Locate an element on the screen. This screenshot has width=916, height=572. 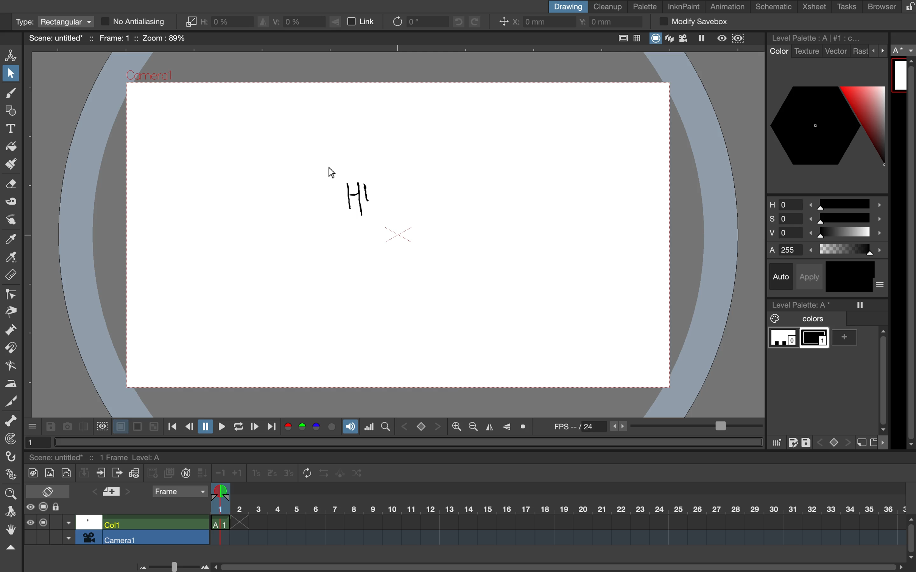
cutter tool is located at coordinates (11, 400).